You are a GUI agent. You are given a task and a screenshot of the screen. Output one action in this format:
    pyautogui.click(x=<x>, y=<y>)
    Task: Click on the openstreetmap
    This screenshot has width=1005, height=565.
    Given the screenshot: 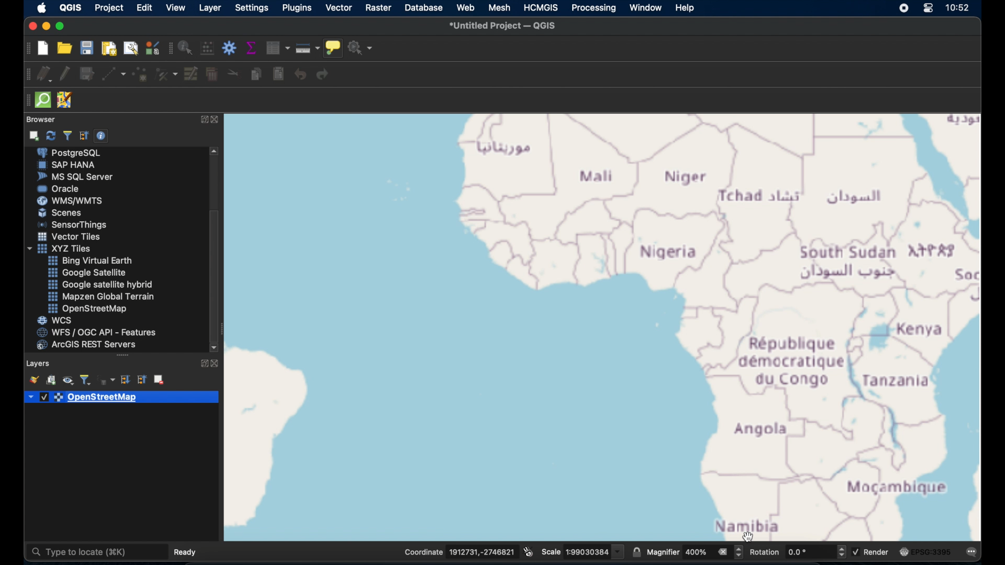 What is the action you would take?
    pyautogui.click(x=92, y=399)
    